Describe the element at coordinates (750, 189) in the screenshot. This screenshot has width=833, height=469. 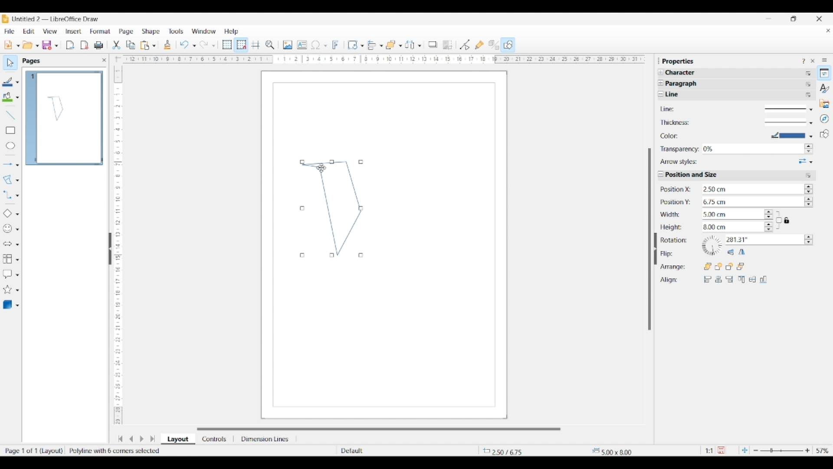
I see `Type position X` at that location.